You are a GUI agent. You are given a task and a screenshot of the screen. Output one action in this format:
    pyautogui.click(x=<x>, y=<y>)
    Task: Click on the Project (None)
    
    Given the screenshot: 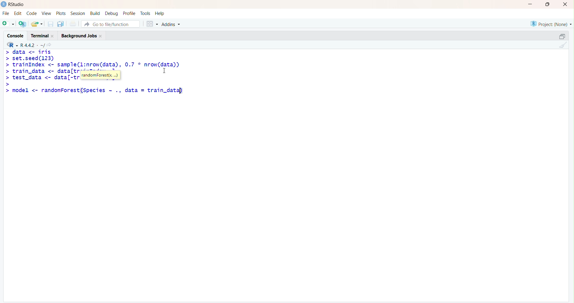 What is the action you would take?
    pyautogui.click(x=550, y=24)
    